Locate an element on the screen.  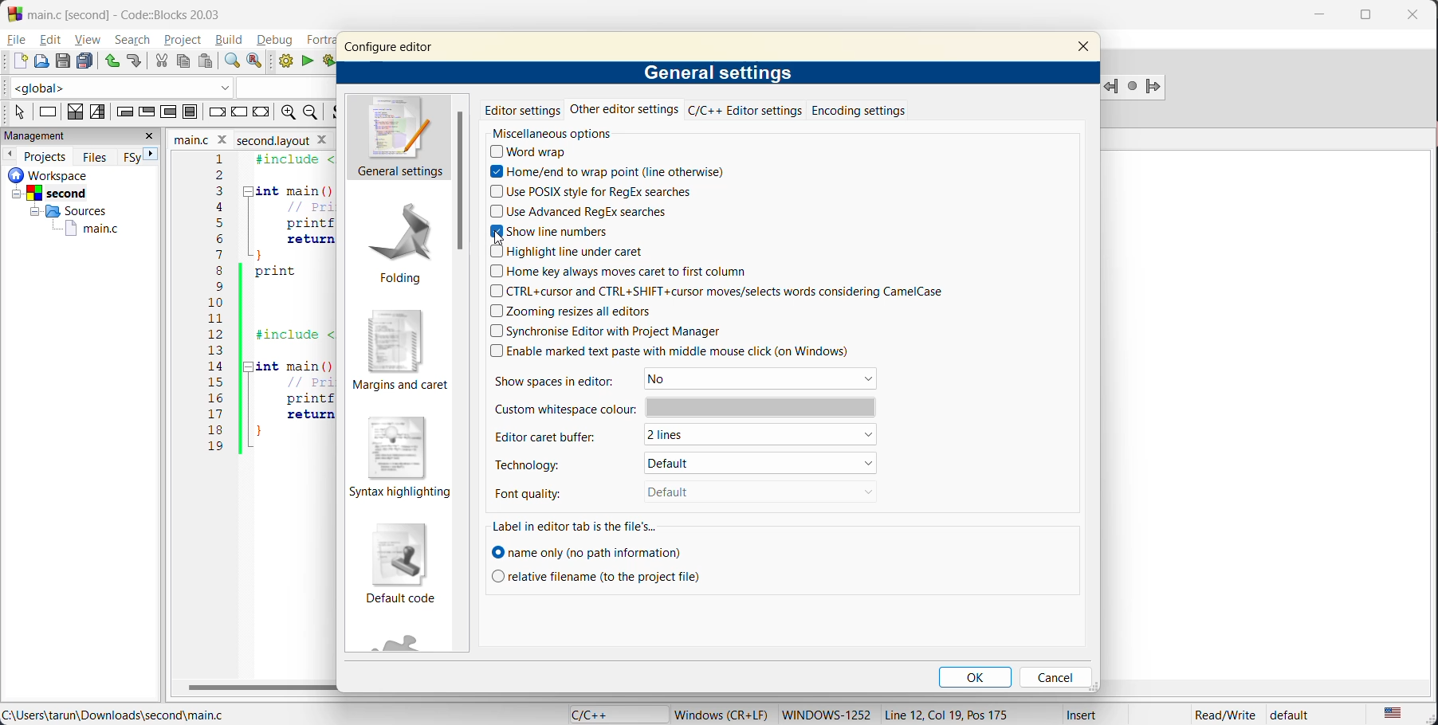
minimize is located at coordinates (1319, 16).